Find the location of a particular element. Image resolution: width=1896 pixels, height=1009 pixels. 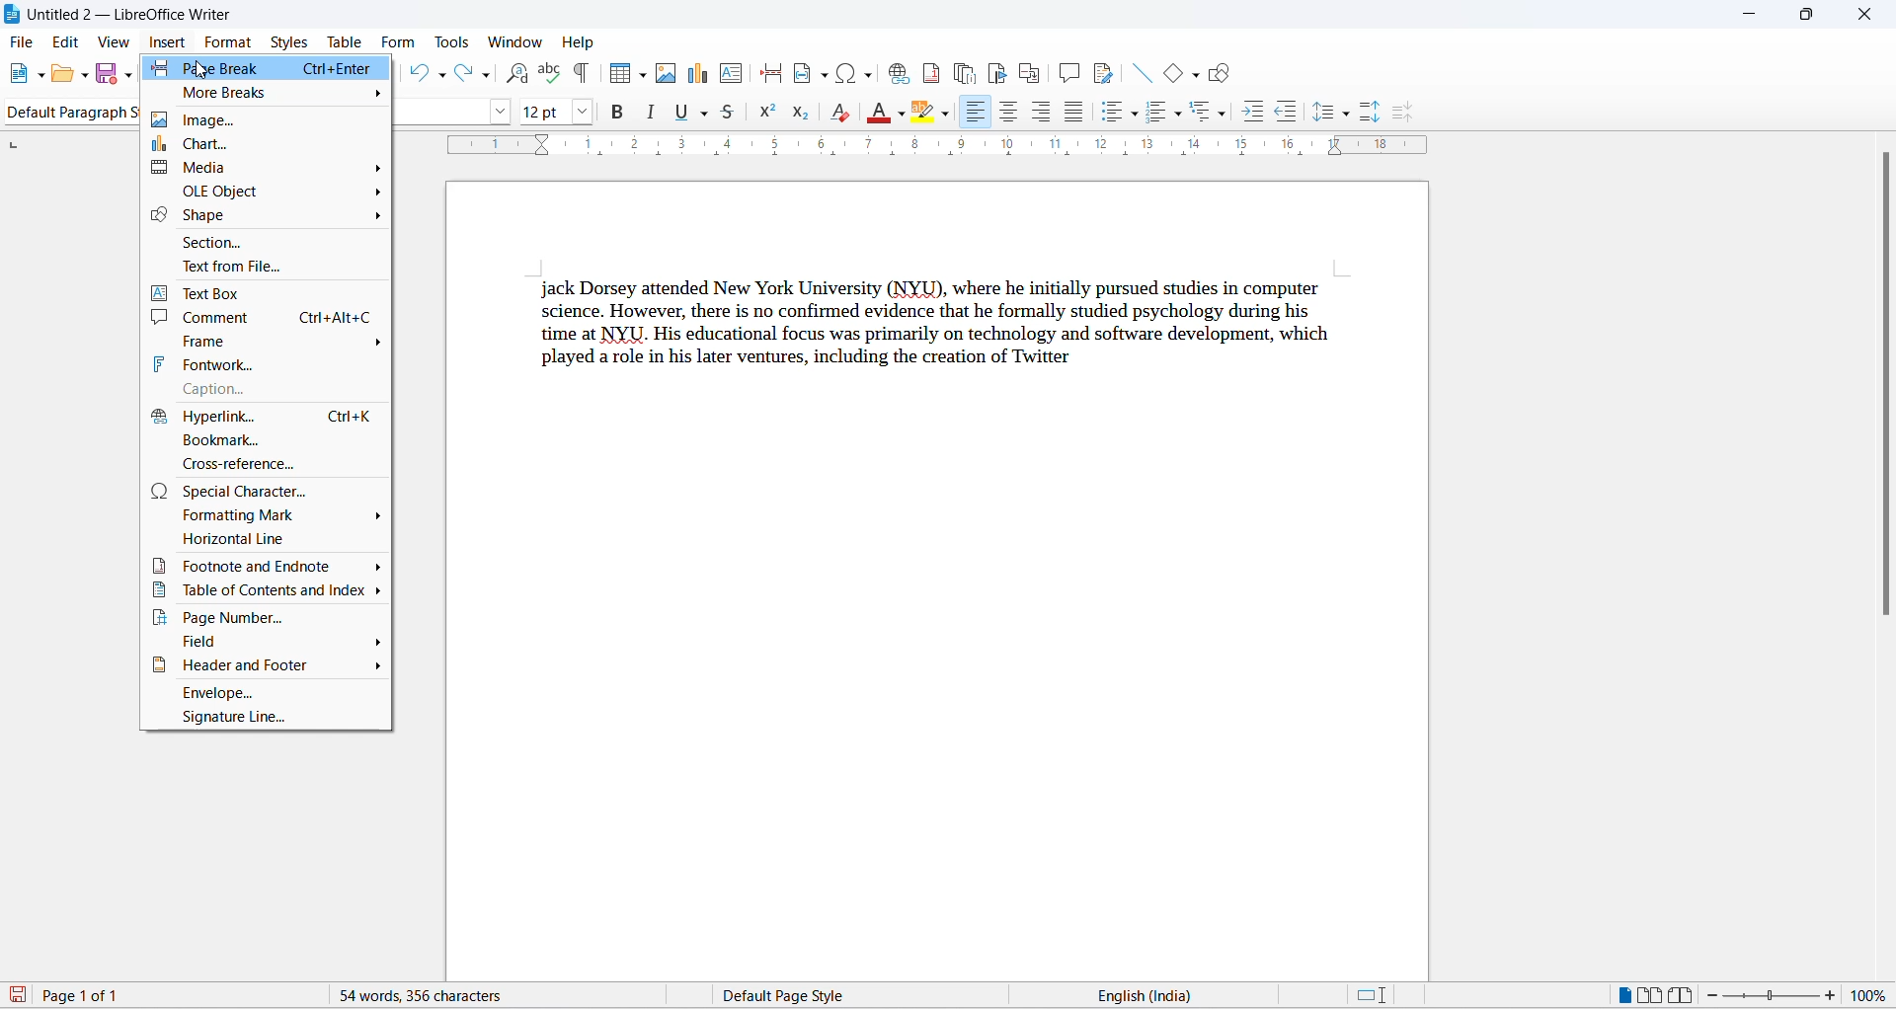

insert filed is located at coordinates (810, 73).